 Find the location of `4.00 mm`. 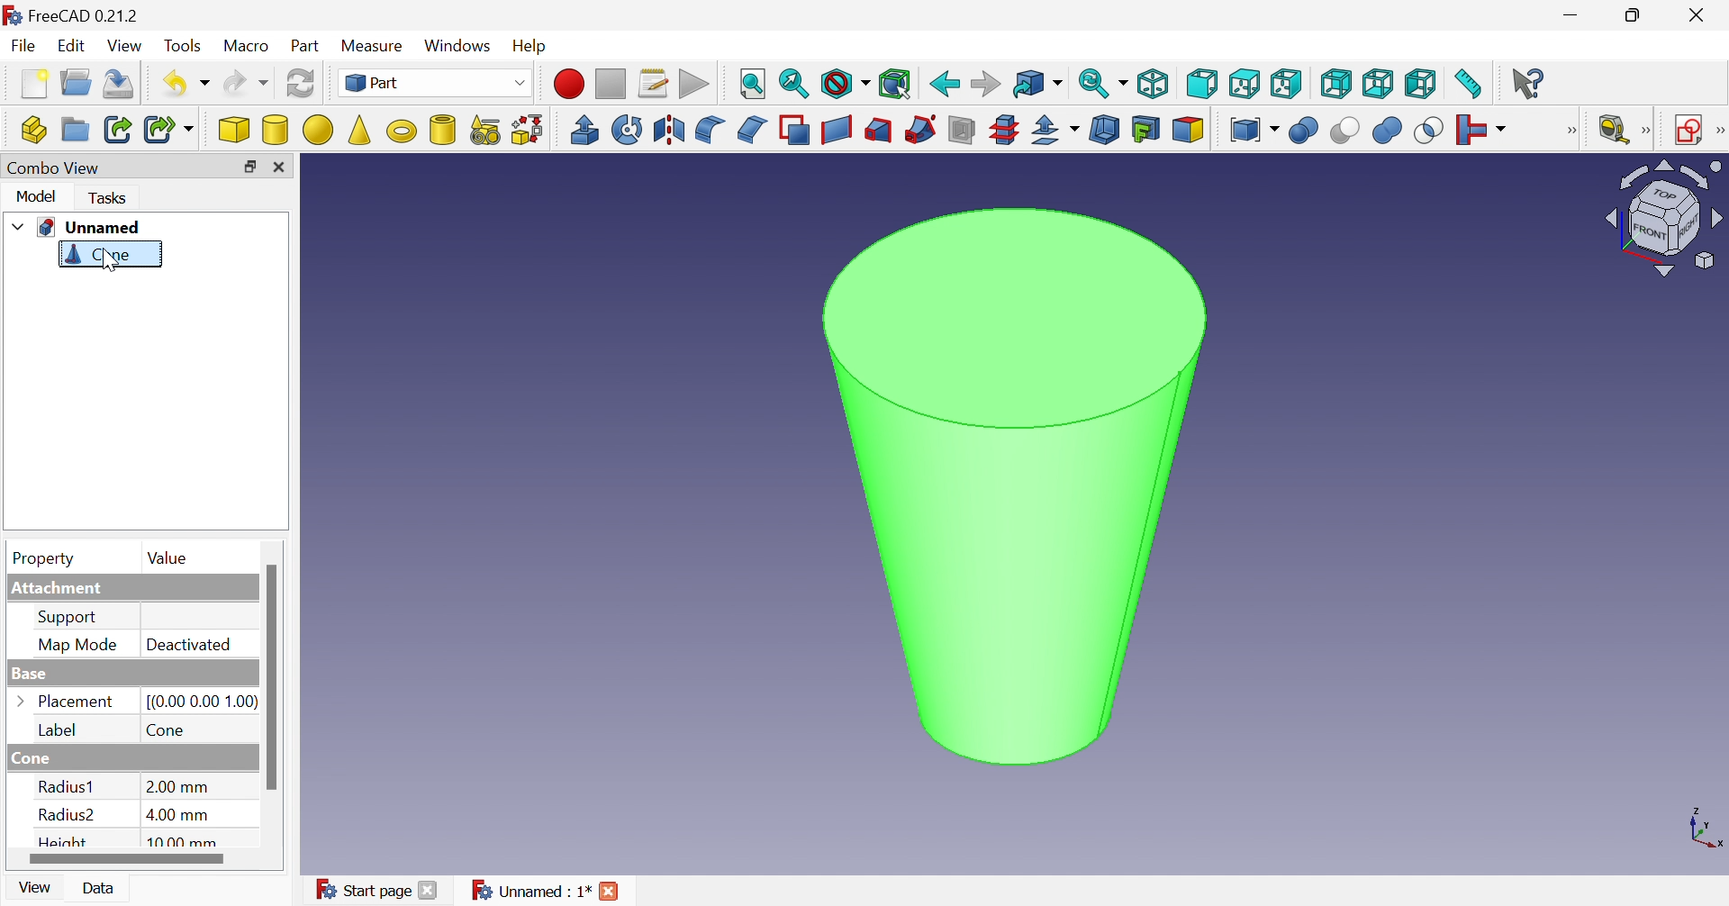

4.00 mm is located at coordinates (177, 813).